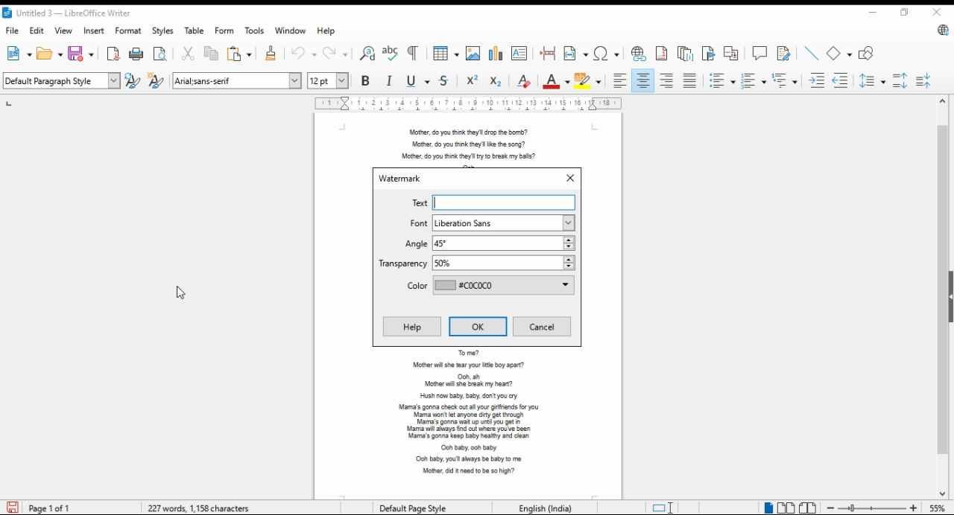 This screenshot has width=954, height=515. Describe the element at coordinates (38, 32) in the screenshot. I see `edit` at that location.